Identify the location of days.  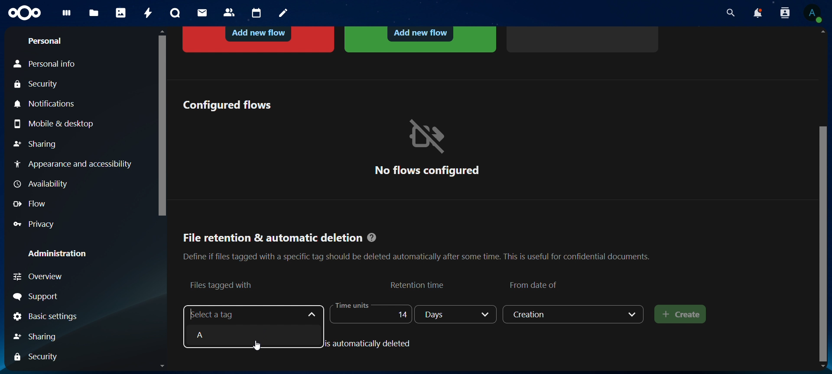
(457, 314).